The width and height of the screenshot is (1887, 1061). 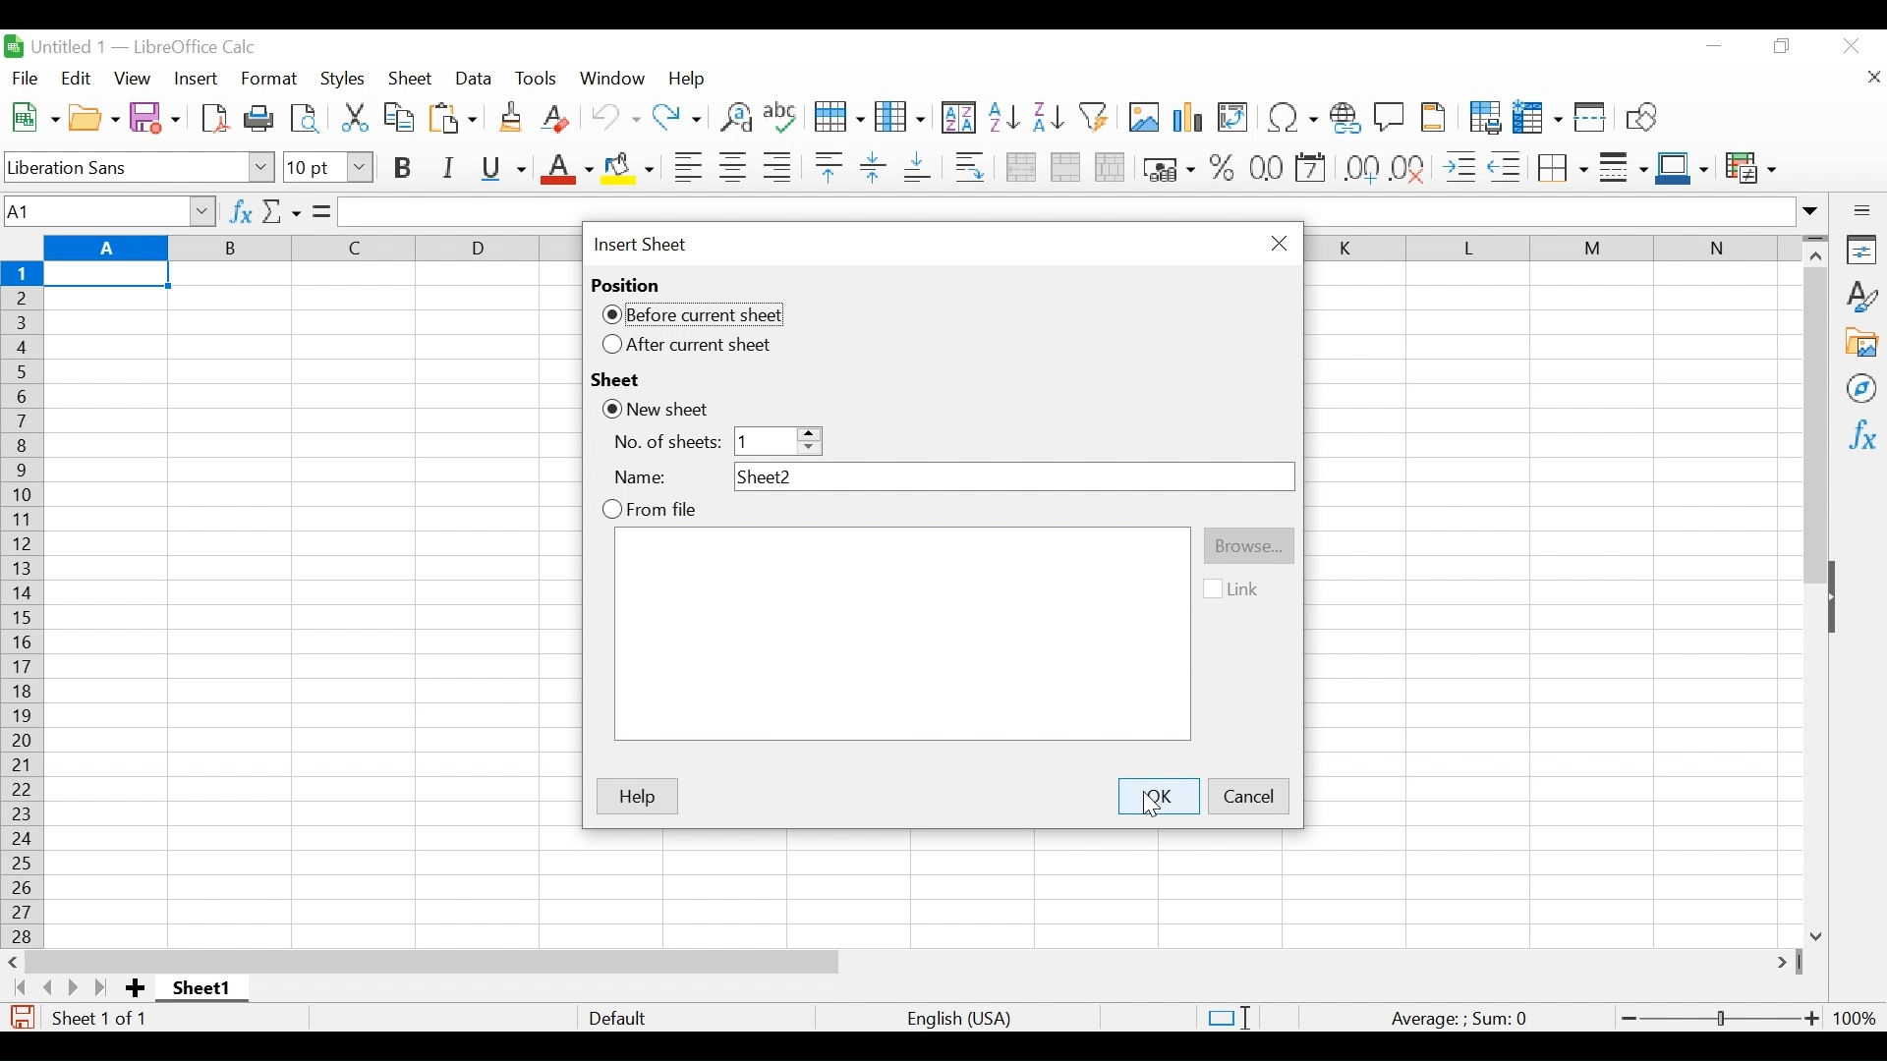 I want to click on Clone Formatting, so click(x=509, y=118).